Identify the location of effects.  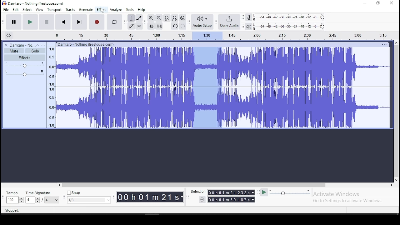
(25, 57).